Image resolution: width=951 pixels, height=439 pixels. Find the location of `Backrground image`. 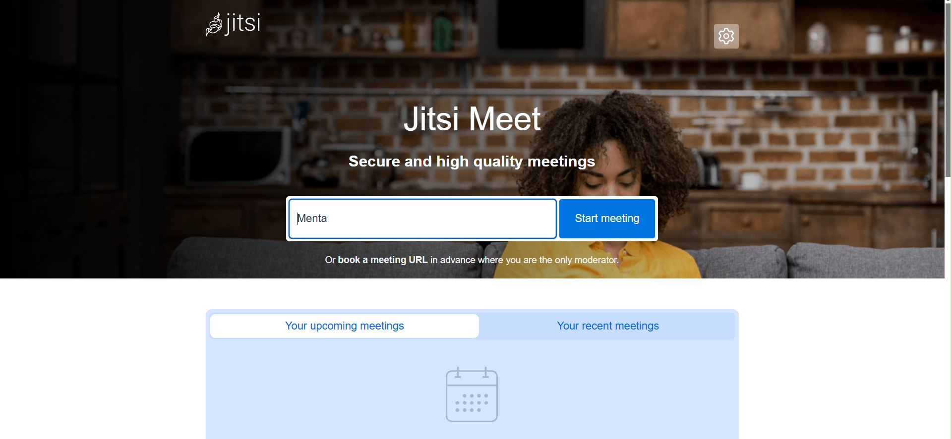

Backrground image is located at coordinates (843, 28).